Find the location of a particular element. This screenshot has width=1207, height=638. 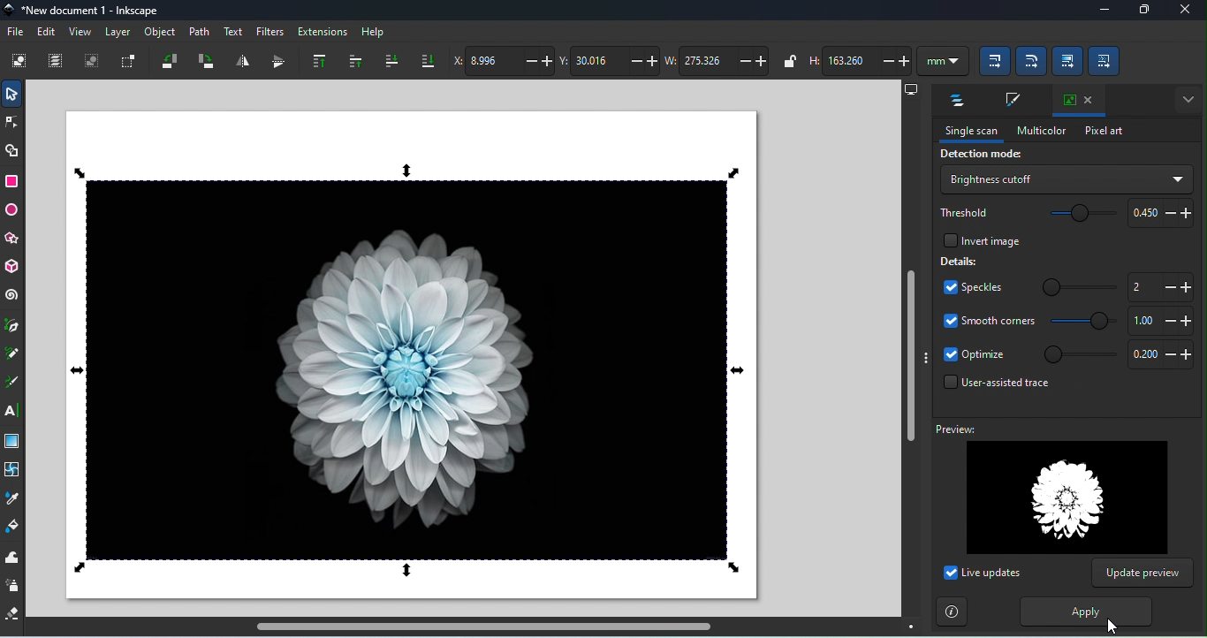

Smooth corners is located at coordinates (1160, 322).